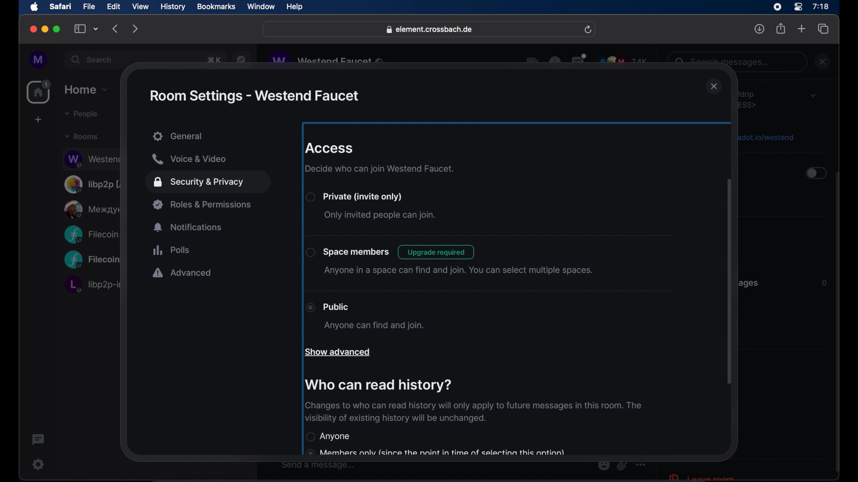 Image resolution: width=858 pixels, height=482 pixels. What do you see at coordinates (216, 7) in the screenshot?
I see `bookmarks` at bounding box center [216, 7].